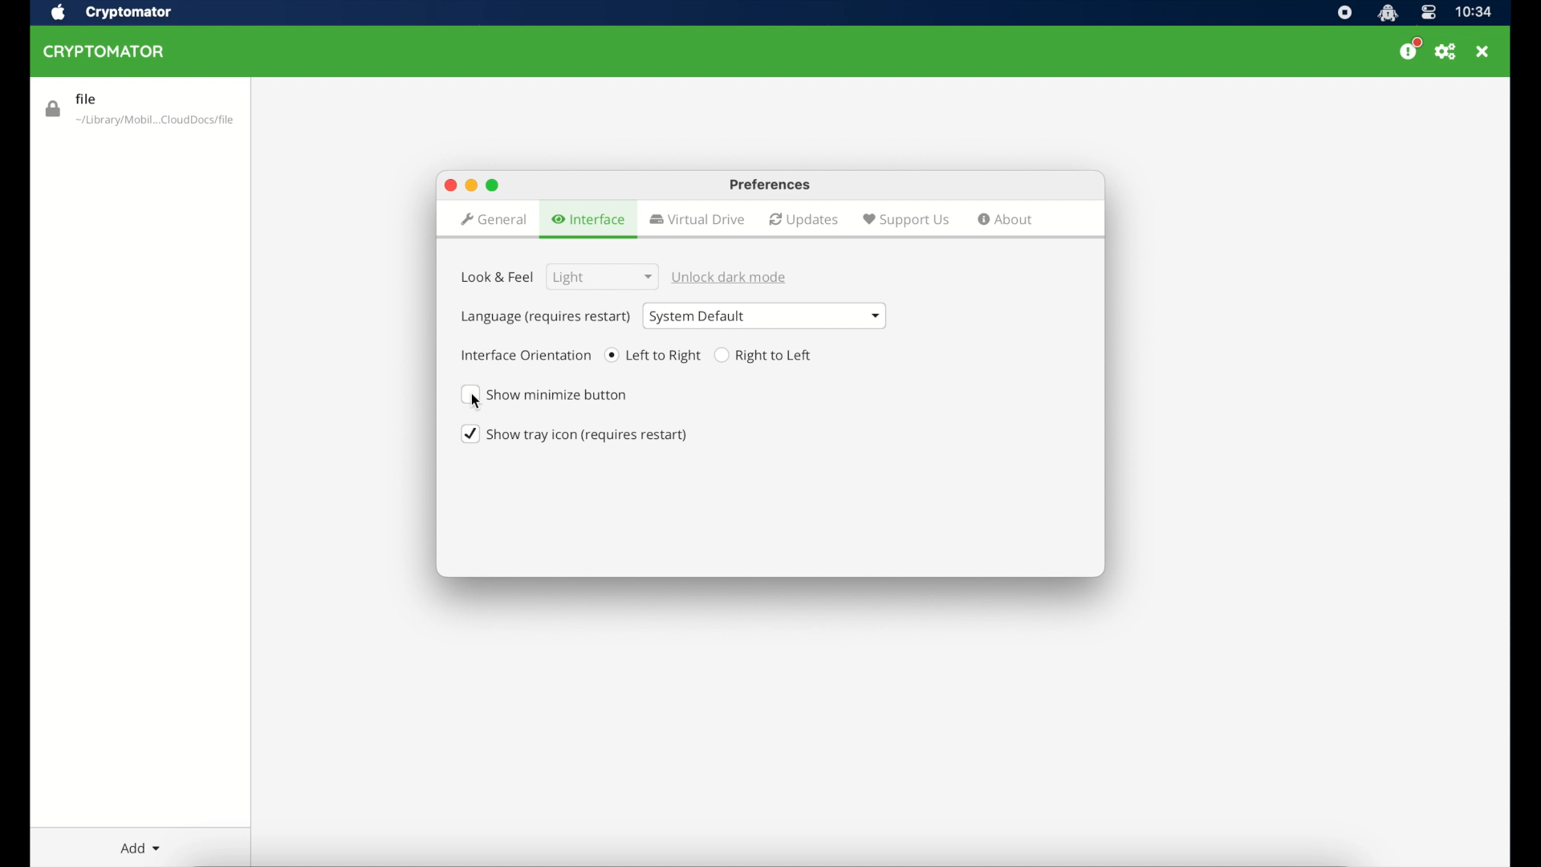 This screenshot has height=867, width=1541. I want to click on checkbox, so click(575, 434).